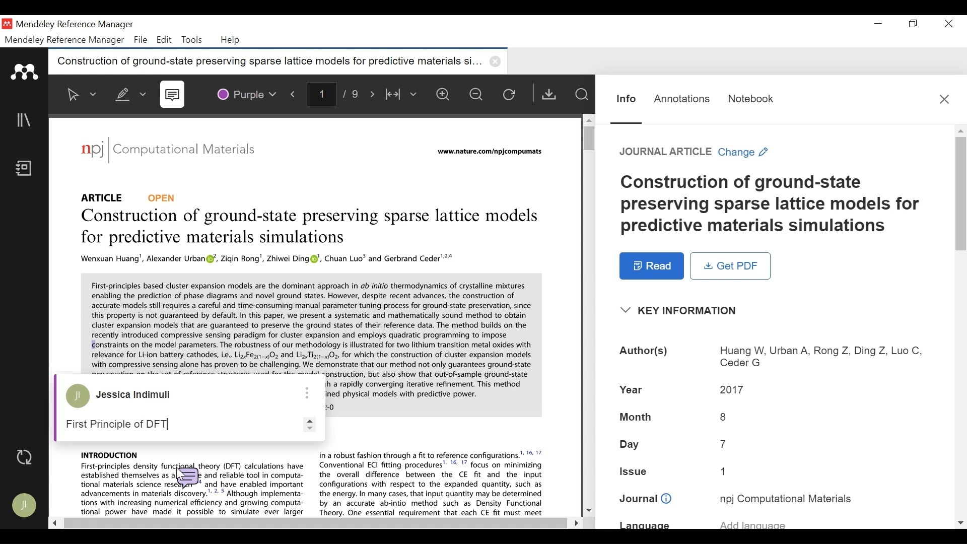  I want to click on Vertical Scroll bar, so click(961, 194).